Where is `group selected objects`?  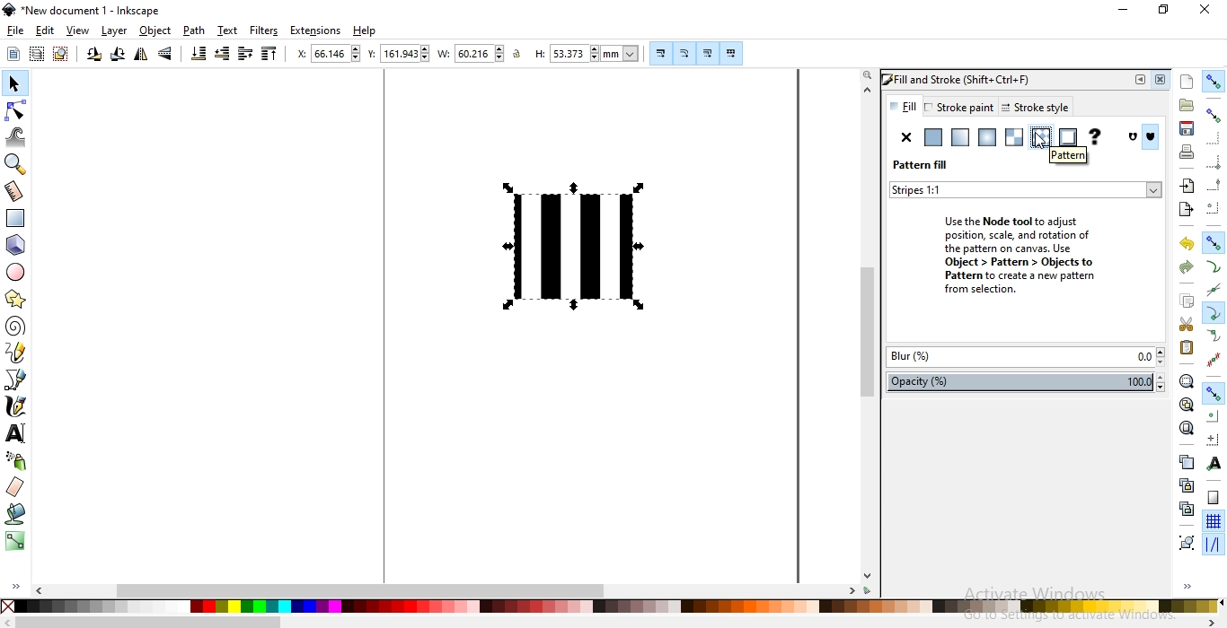
group selected objects is located at coordinates (1185, 542).